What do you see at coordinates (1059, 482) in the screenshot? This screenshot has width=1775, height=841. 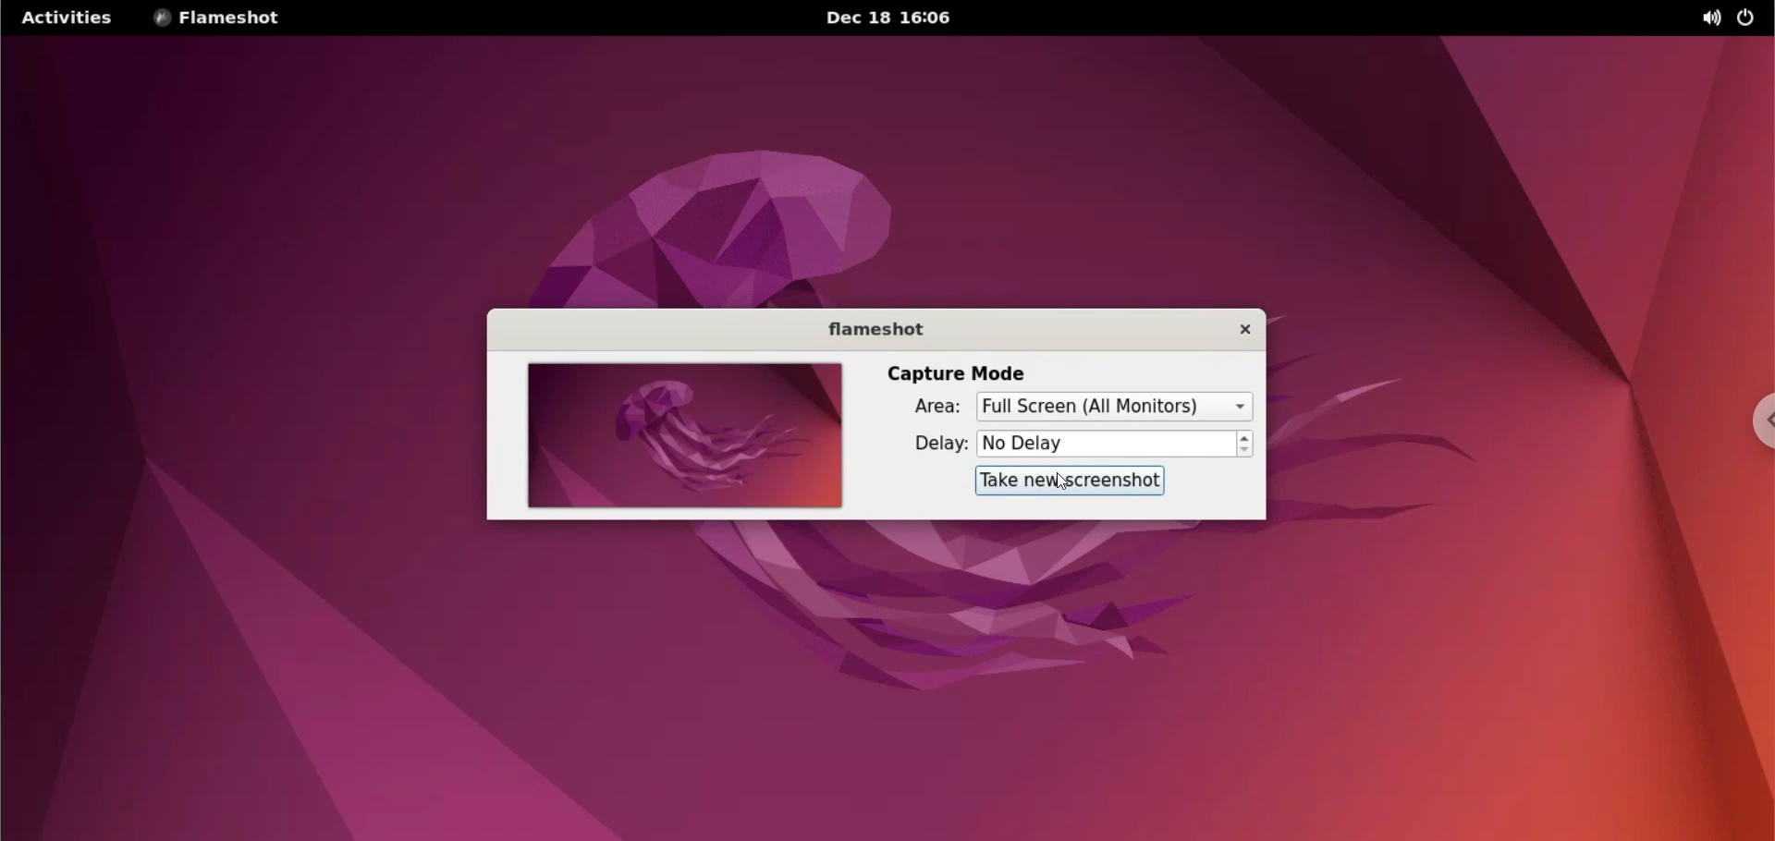 I see `cursor` at bounding box center [1059, 482].